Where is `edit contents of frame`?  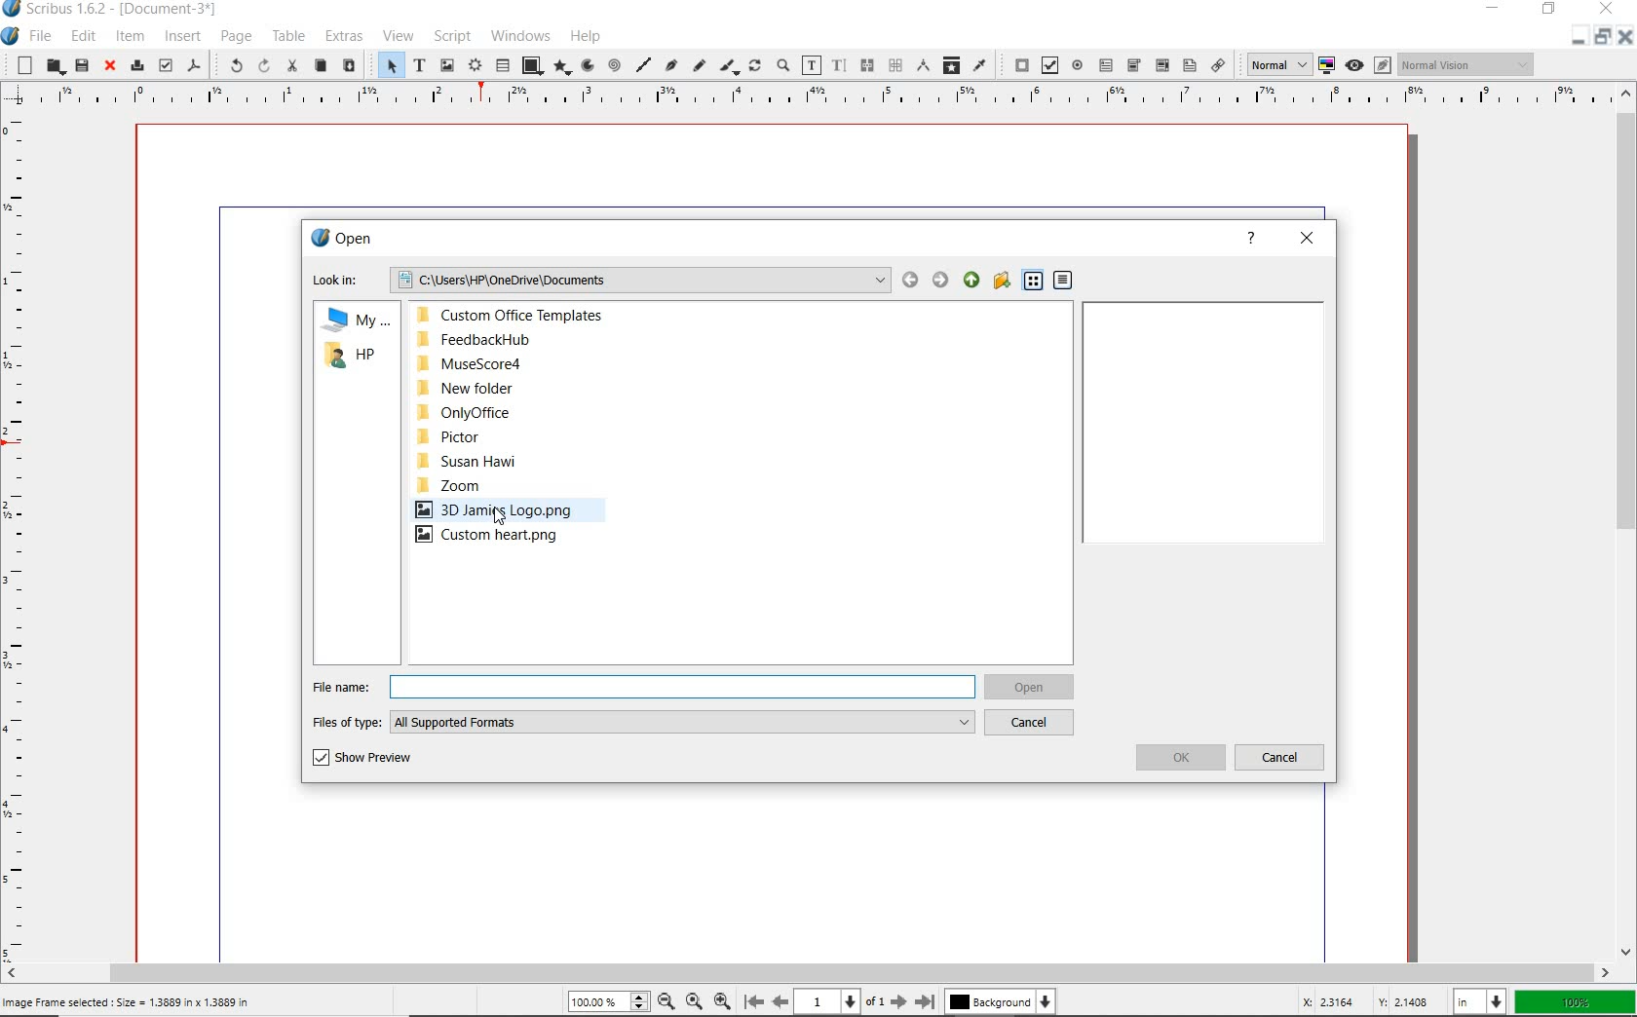
edit contents of frame is located at coordinates (811, 64).